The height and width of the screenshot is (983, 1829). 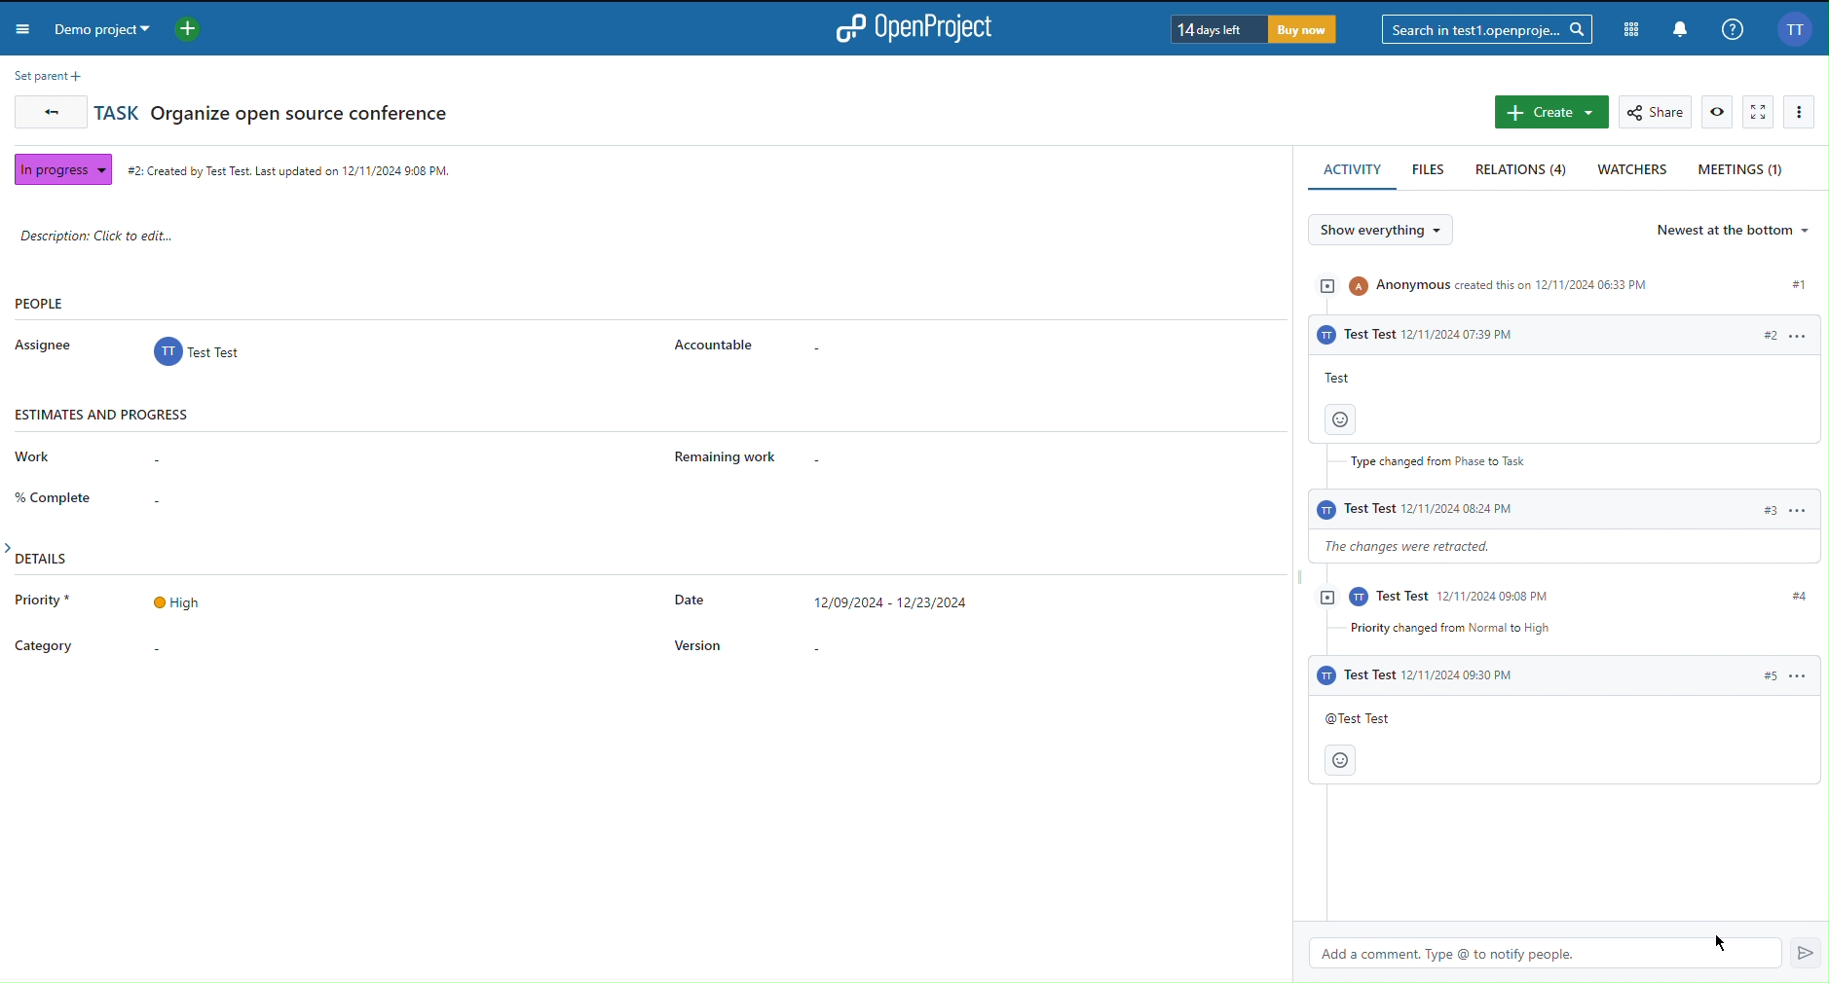 I want to click on Info, so click(x=1733, y=28).